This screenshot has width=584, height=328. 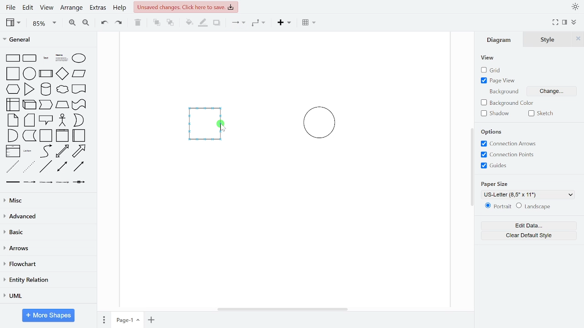 What do you see at coordinates (238, 23) in the screenshot?
I see `connector` at bounding box center [238, 23].